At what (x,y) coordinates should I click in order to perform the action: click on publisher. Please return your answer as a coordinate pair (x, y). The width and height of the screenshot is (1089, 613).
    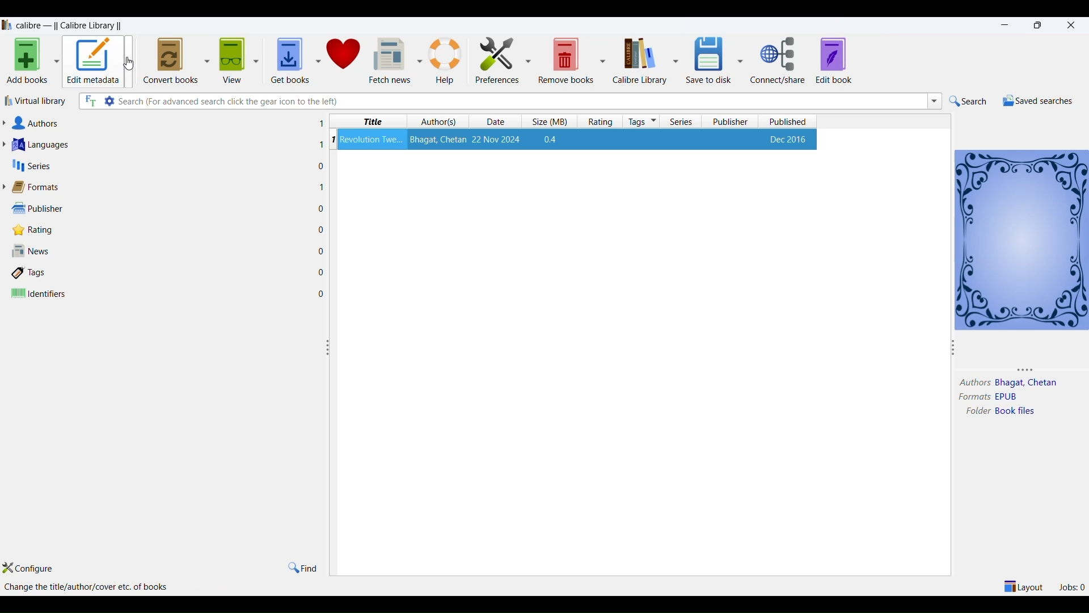
    Looking at the image, I should click on (734, 121).